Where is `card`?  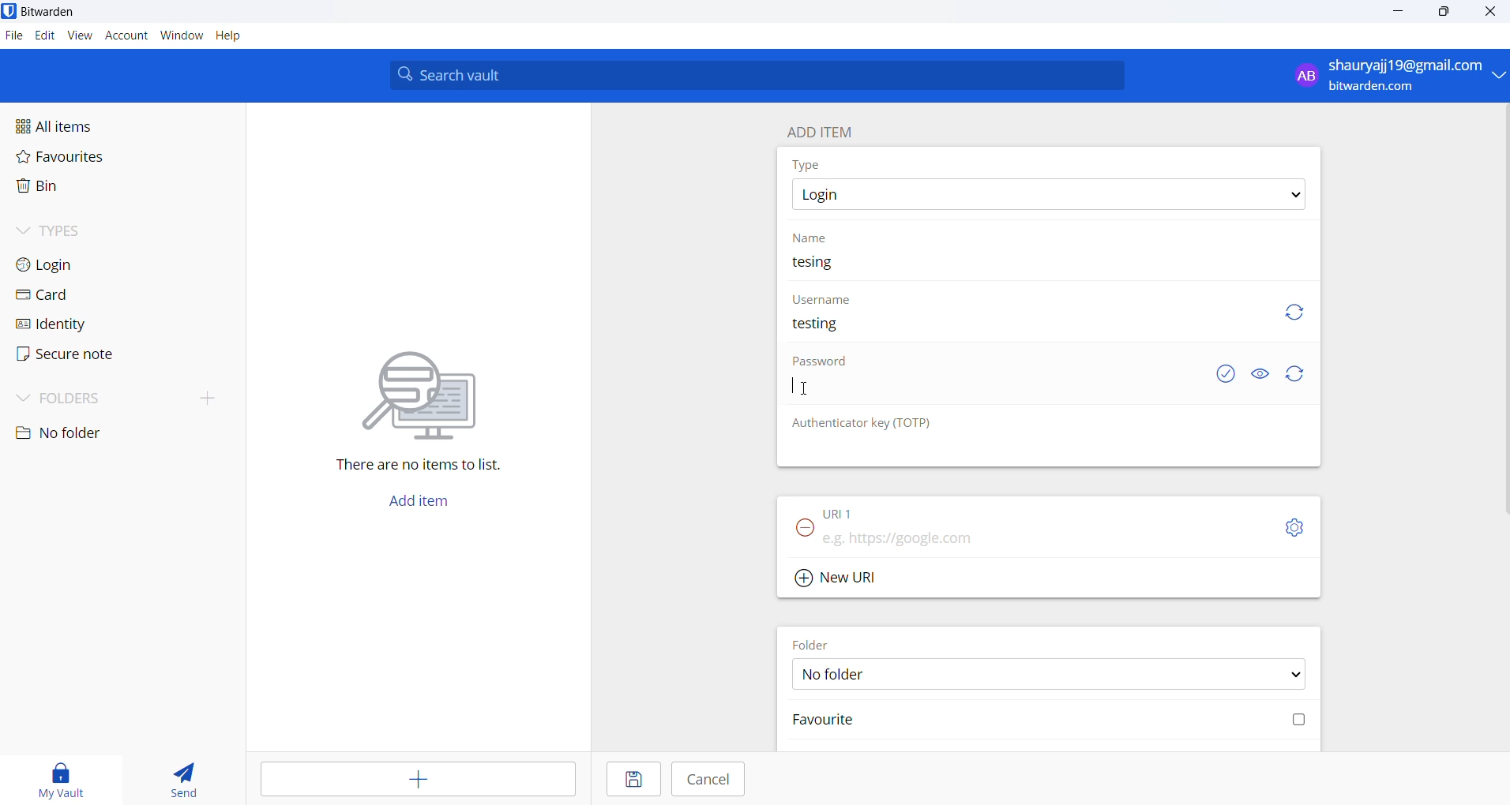 card is located at coordinates (88, 295).